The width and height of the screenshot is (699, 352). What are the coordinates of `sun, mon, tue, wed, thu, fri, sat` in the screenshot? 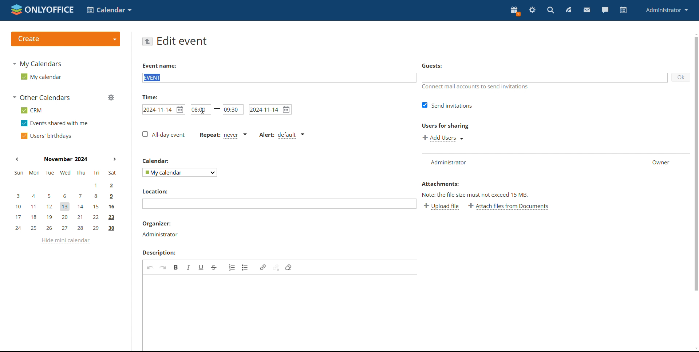 It's located at (64, 173).